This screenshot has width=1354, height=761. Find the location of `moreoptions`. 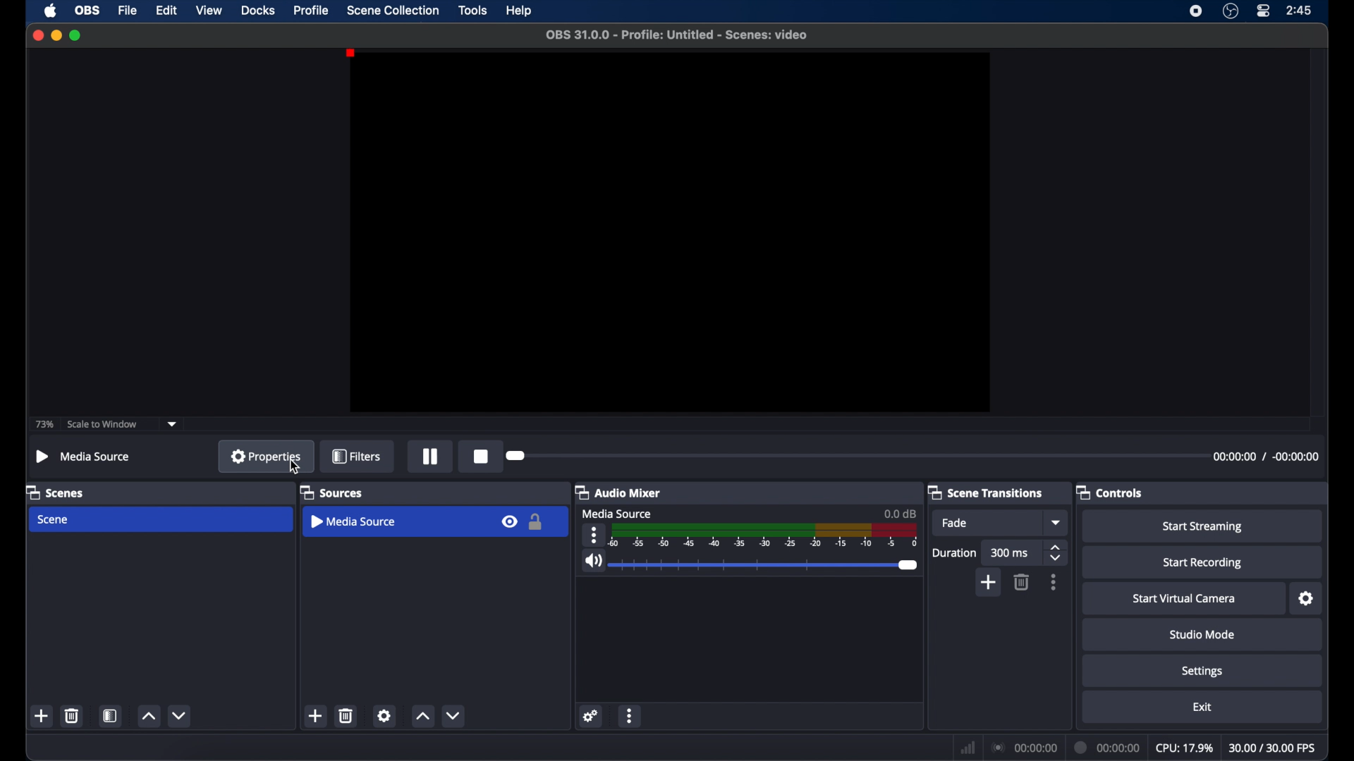

moreoptions is located at coordinates (594, 536).